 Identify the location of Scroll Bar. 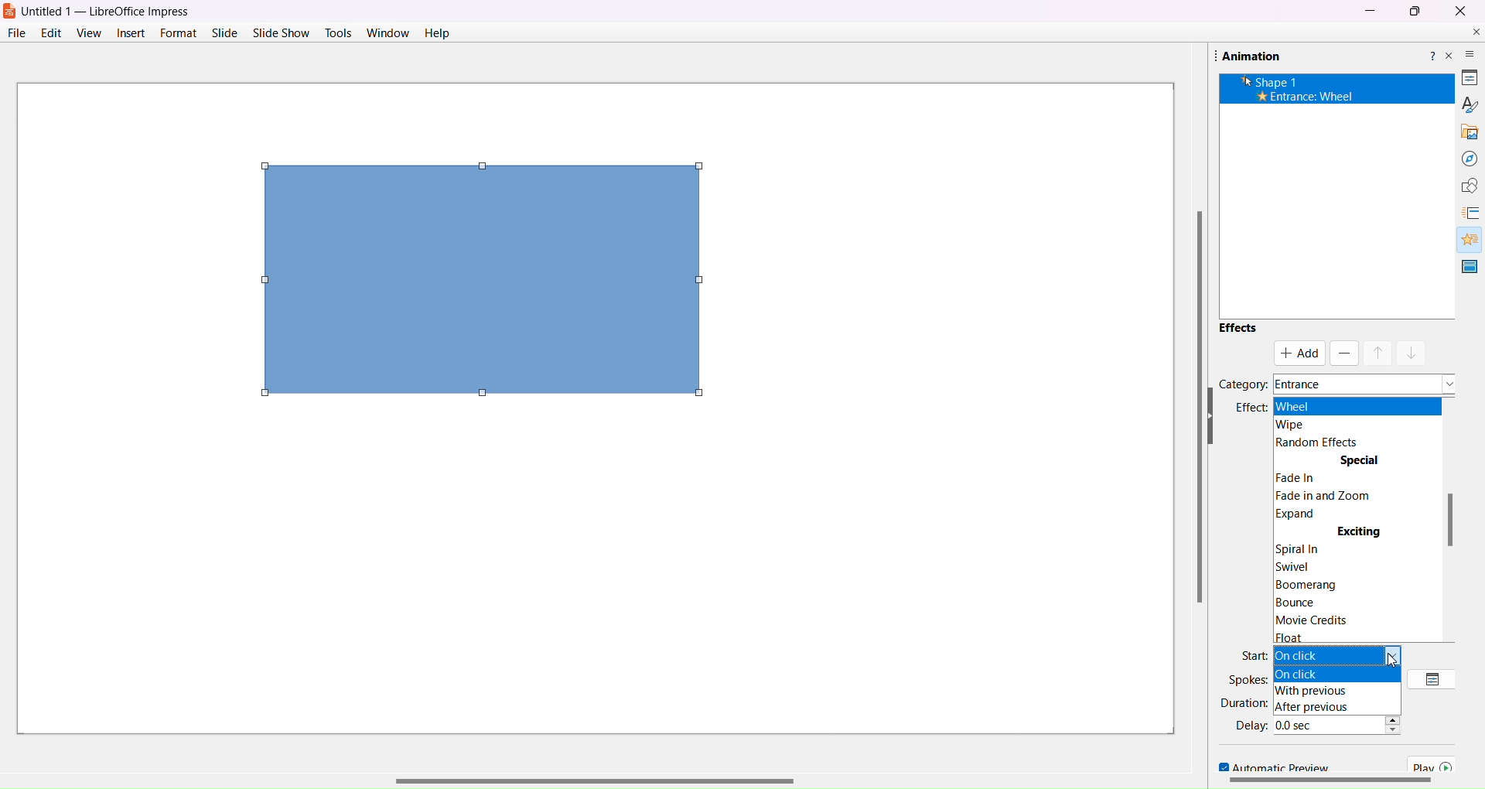
(1453, 519).